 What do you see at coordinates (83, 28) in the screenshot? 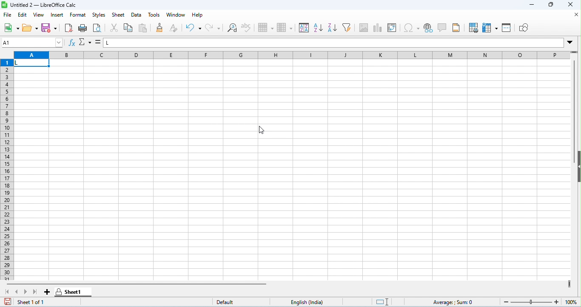
I see `print` at bounding box center [83, 28].